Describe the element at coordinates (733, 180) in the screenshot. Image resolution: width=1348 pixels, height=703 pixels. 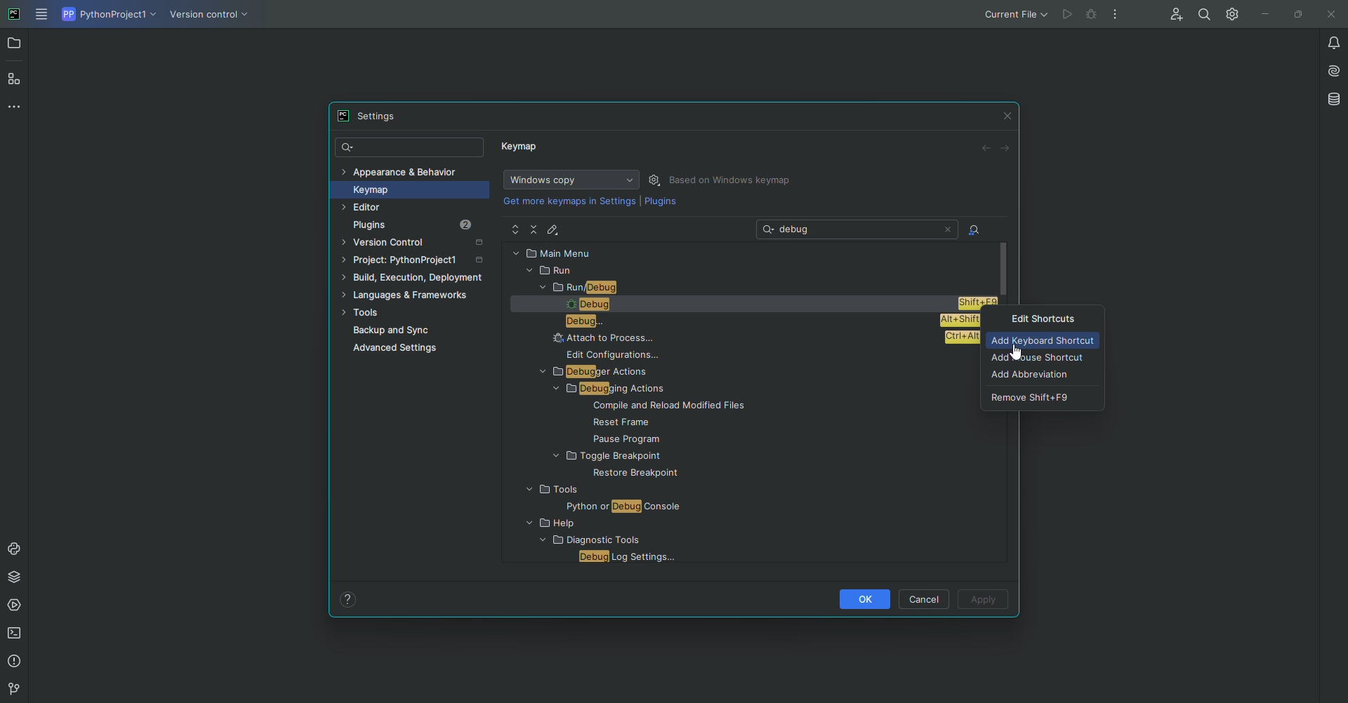
I see `Based on Windows Keymap` at that location.